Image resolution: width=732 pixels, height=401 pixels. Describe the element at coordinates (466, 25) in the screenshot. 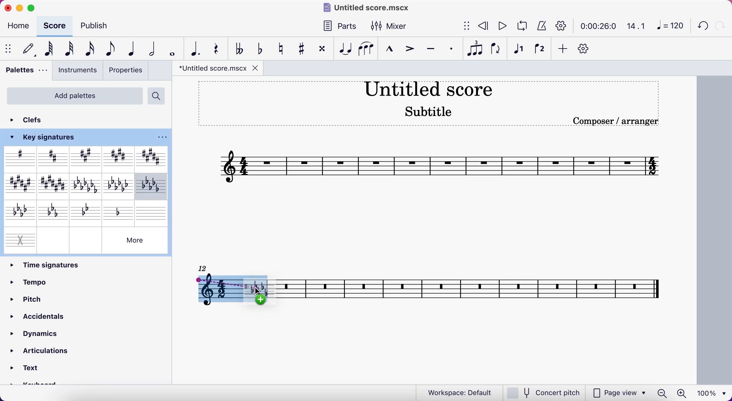

I see `show/hide` at that location.